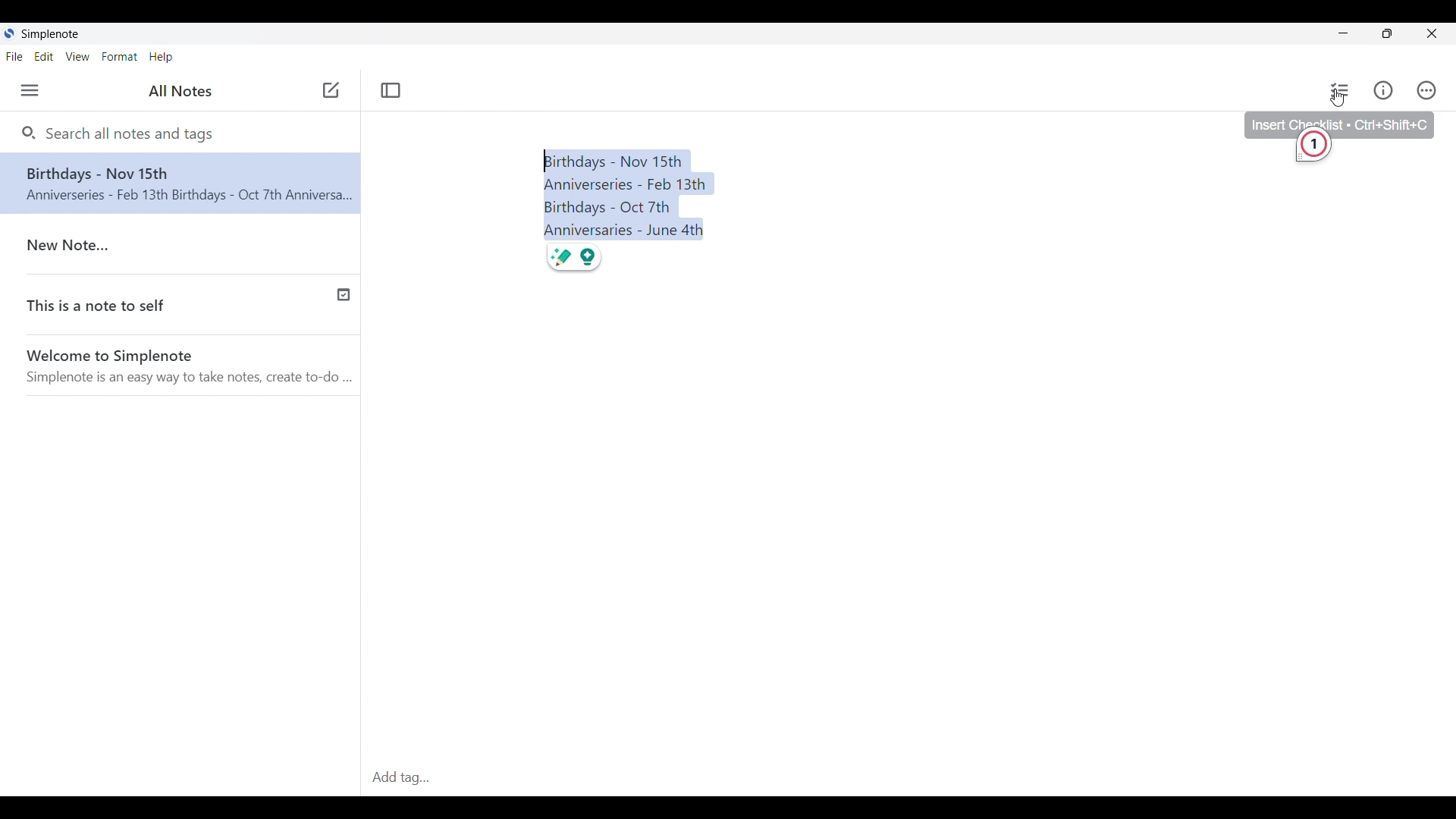  Describe the element at coordinates (78, 56) in the screenshot. I see `View menu` at that location.